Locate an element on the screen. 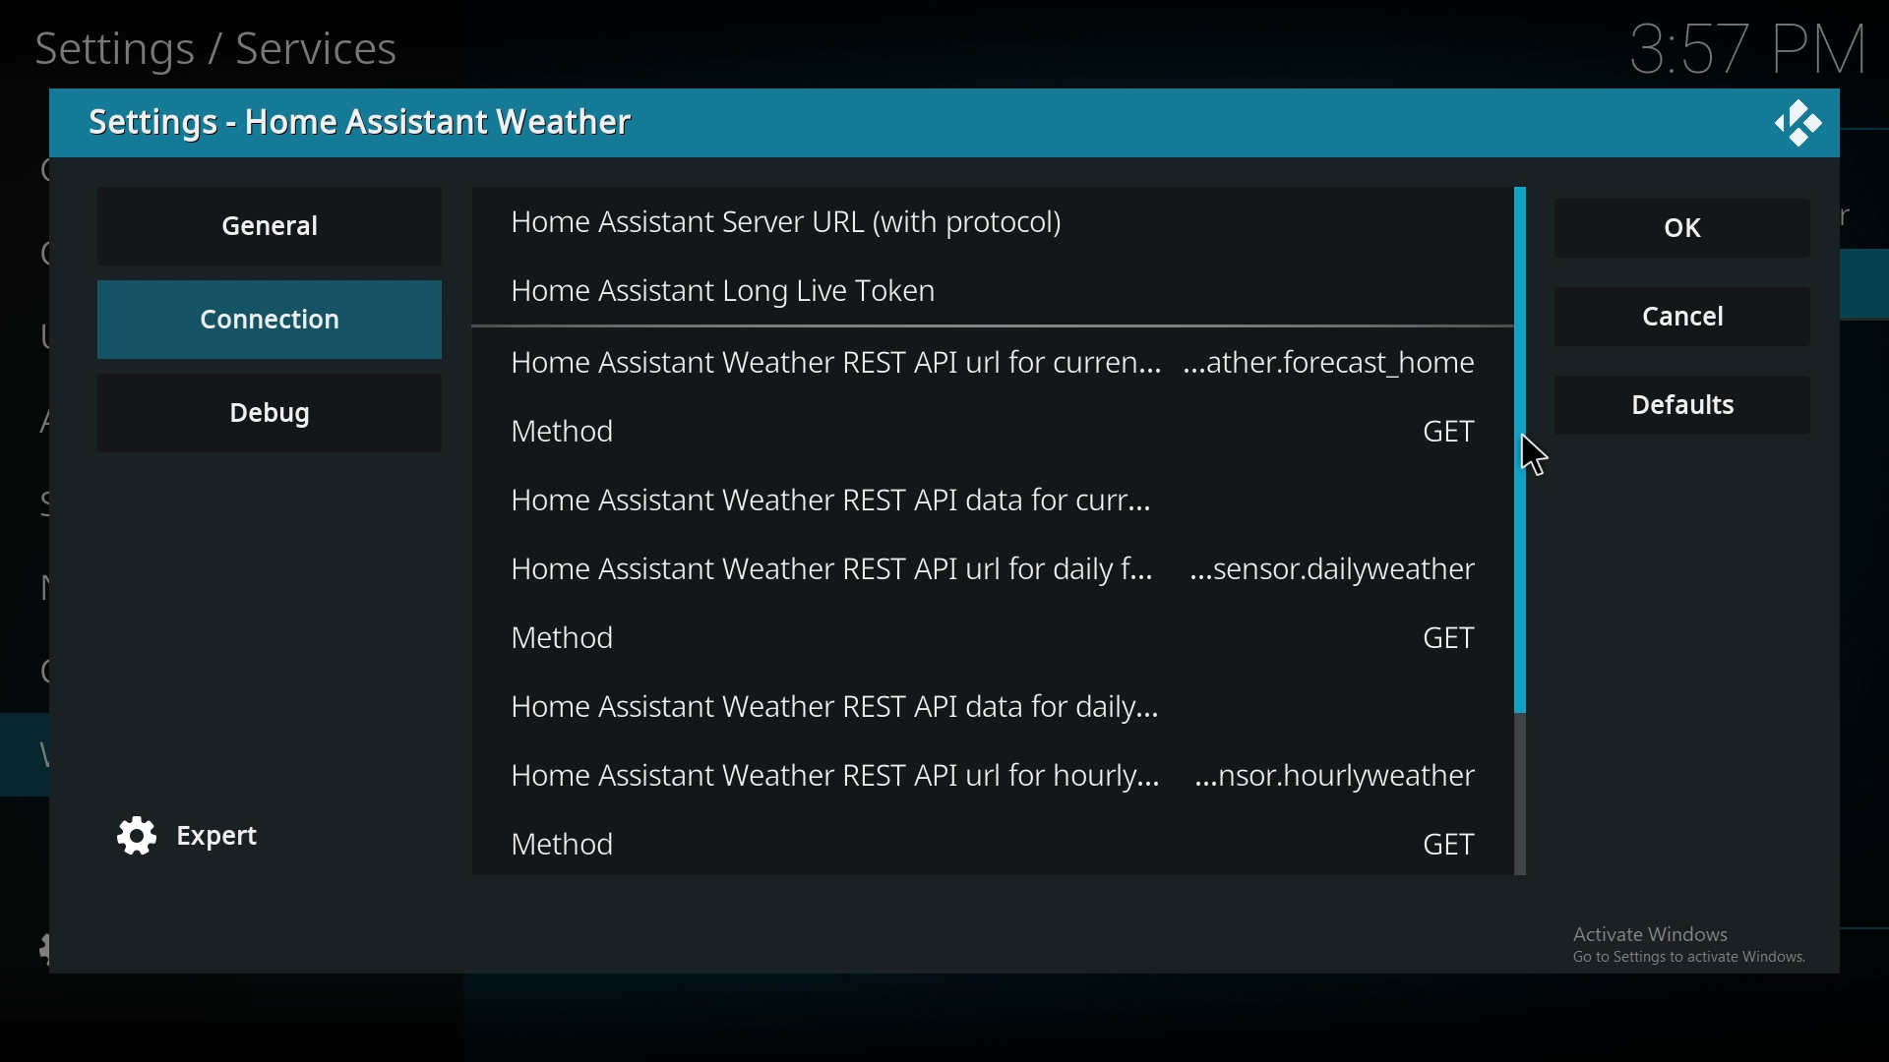 Image resolution: width=1889 pixels, height=1062 pixels. hourly home assistant weather rest api url for hourly.. is located at coordinates (994, 778).